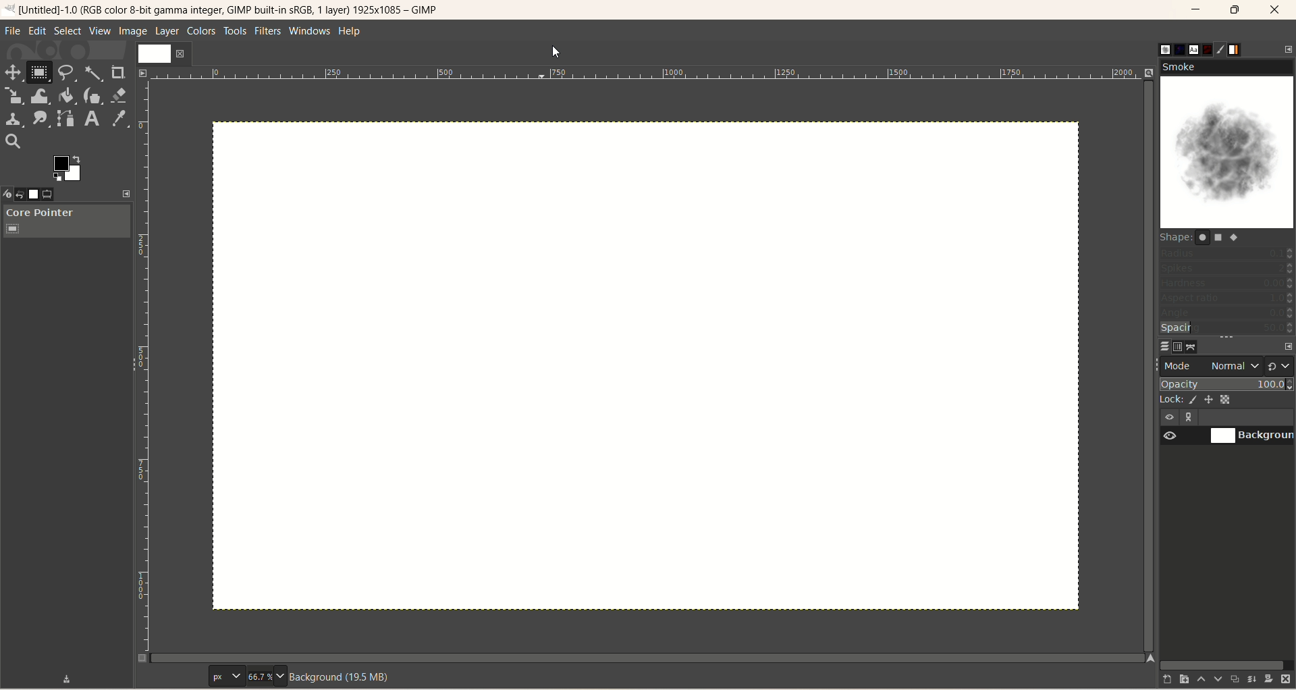 This screenshot has height=690, width=1296. What do you see at coordinates (165, 32) in the screenshot?
I see `layer` at bounding box center [165, 32].